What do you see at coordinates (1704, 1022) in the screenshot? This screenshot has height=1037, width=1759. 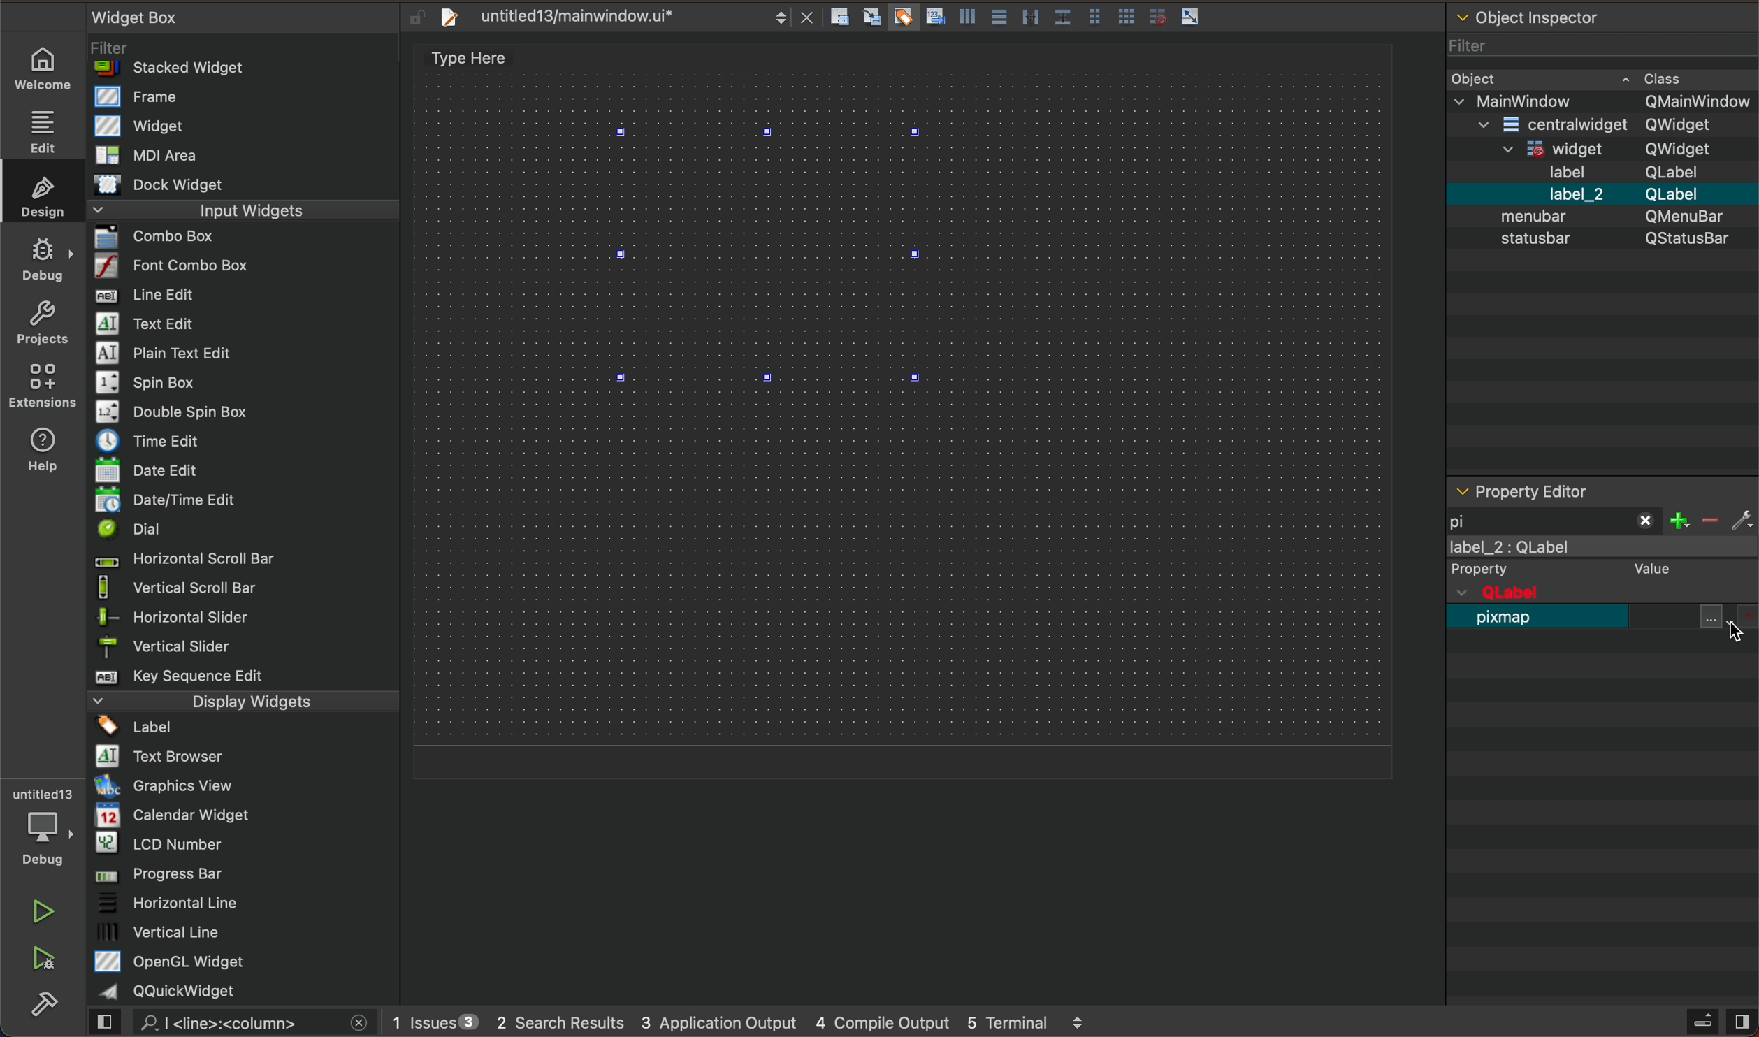 I see `` at bounding box center [1704, 1022].